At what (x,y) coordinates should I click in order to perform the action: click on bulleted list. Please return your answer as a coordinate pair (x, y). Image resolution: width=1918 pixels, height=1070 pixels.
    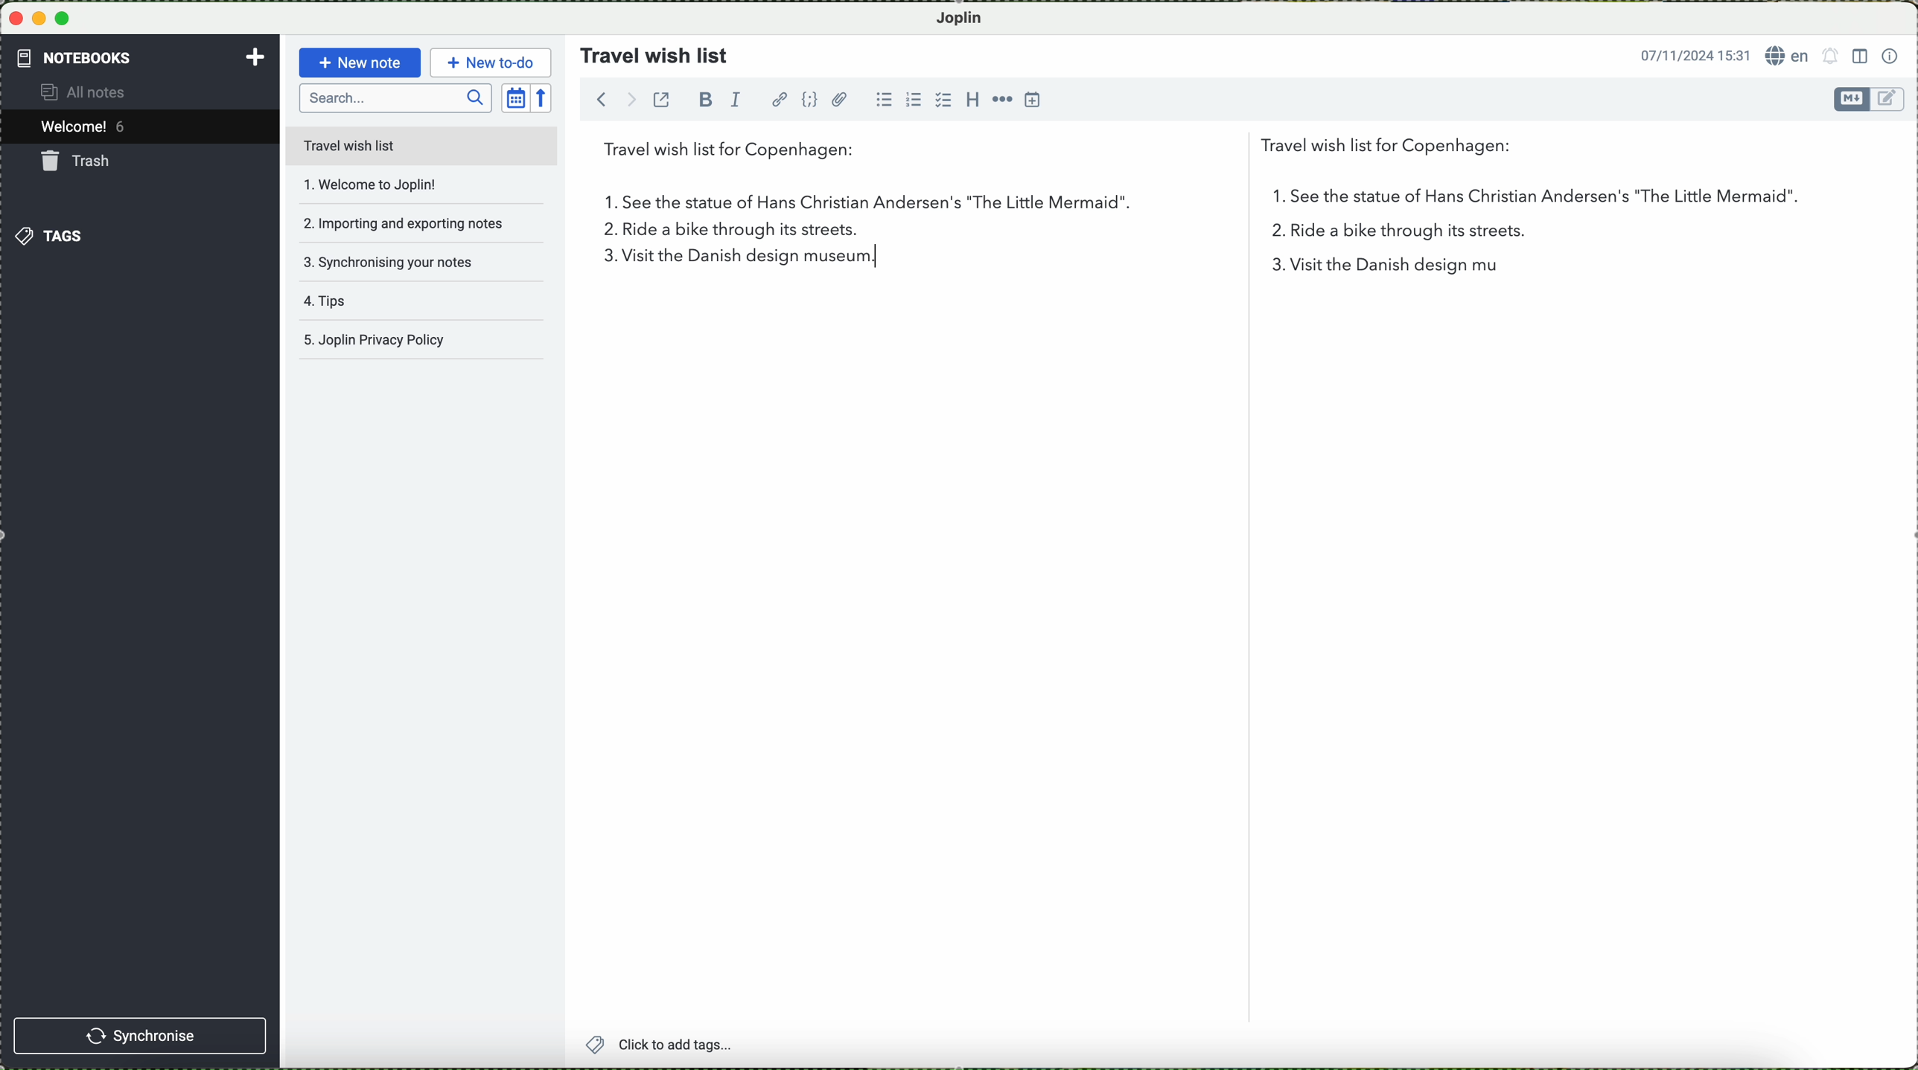
    Looking at the image, I should click on (888, 100).